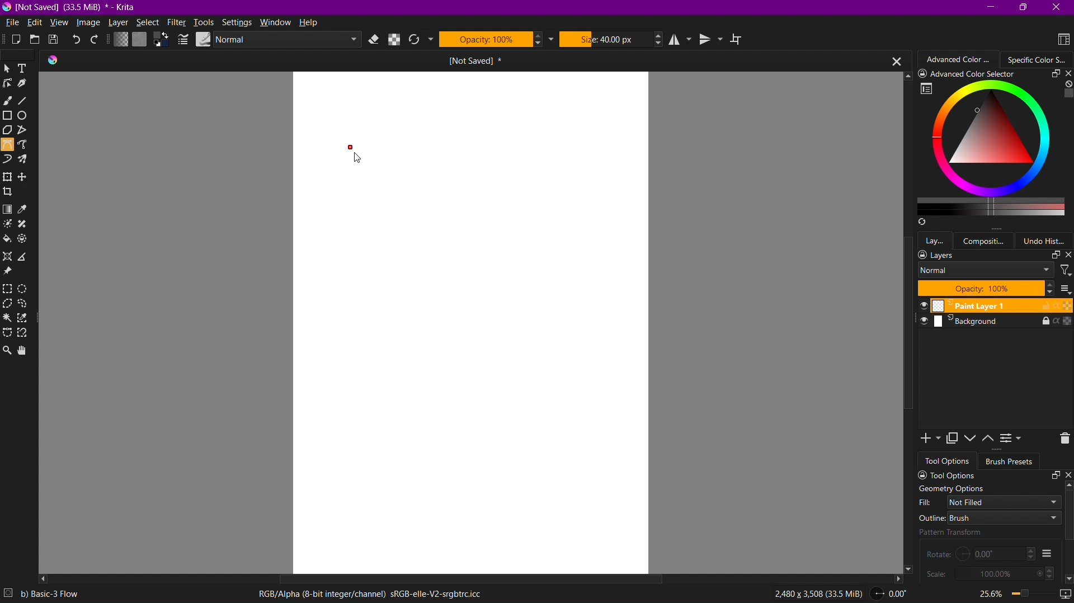 This screenshot has width=1074, height=603. I want to click on Assistant Tool, so click(10, 256).